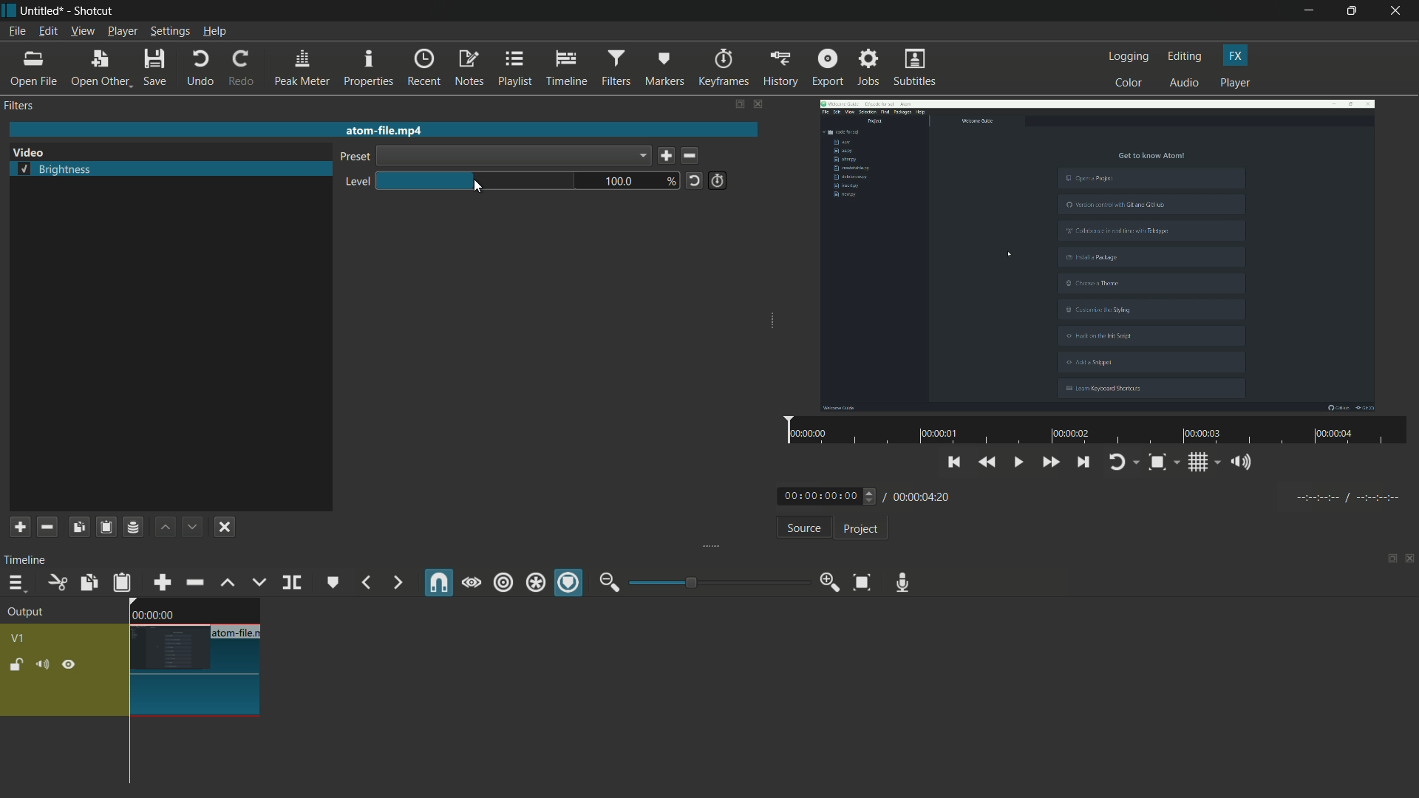  Describe the element at coordinates (1398, 11) in the screenshot. I see `close app` at that location.